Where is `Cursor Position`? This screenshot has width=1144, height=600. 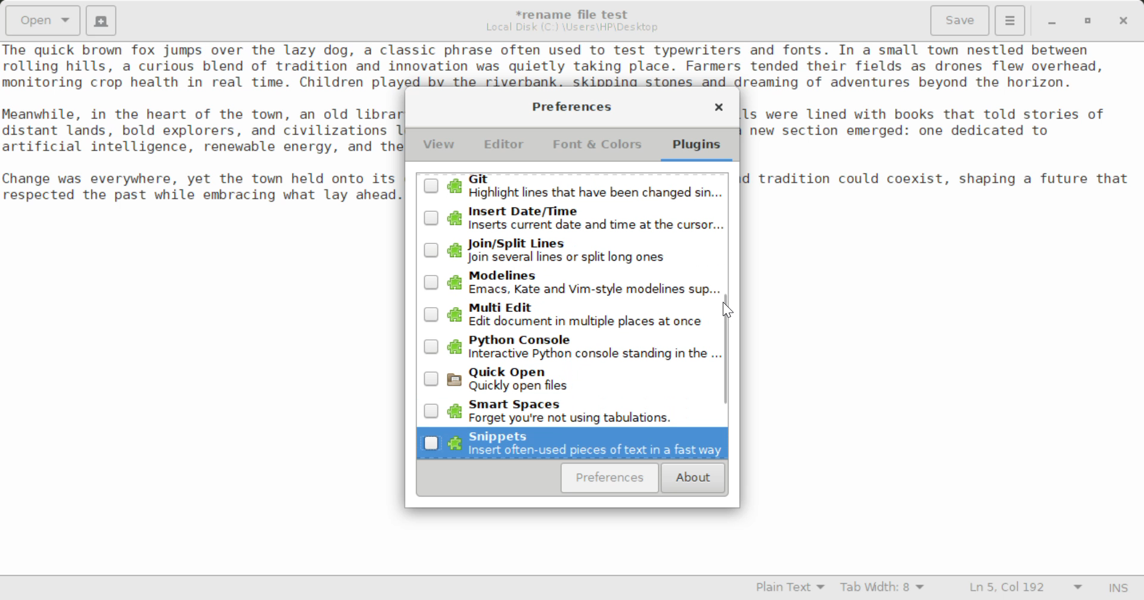 Cursor Position is located at coordinates (728, 311).